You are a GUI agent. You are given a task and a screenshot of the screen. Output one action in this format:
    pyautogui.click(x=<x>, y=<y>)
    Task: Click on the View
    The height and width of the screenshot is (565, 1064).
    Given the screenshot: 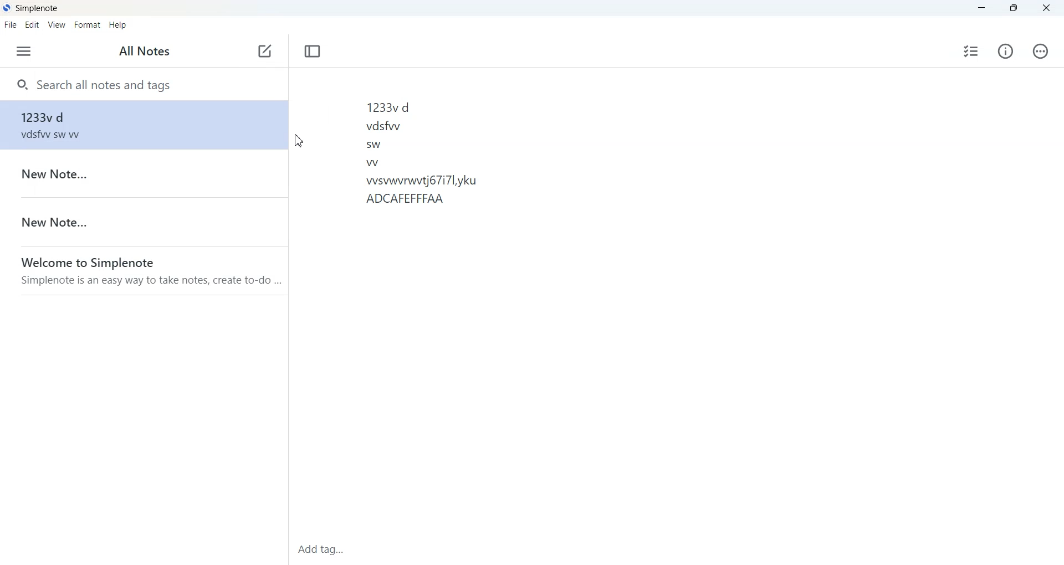 What is the action you would take?
    pyautogui.click(x=57, y=25)
    